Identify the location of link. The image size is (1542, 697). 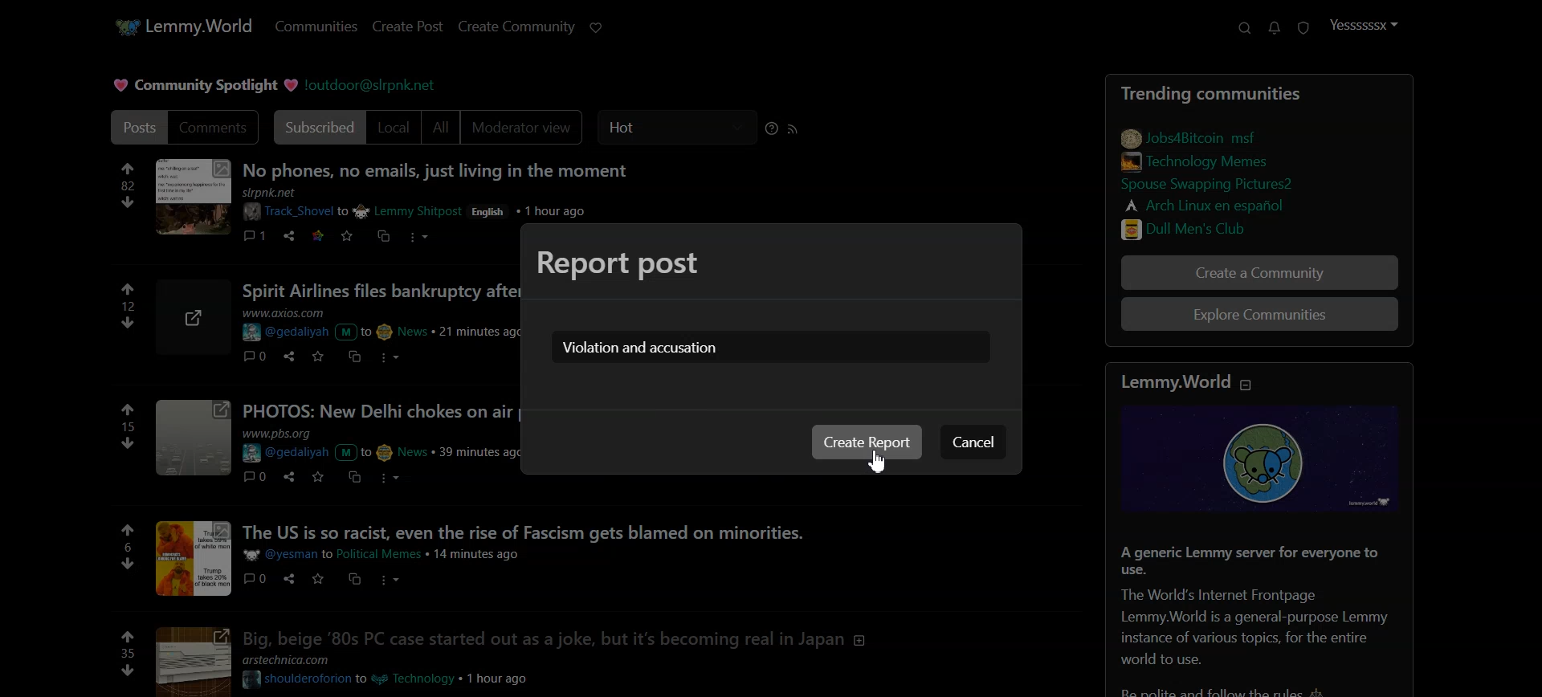
(1191, 136).